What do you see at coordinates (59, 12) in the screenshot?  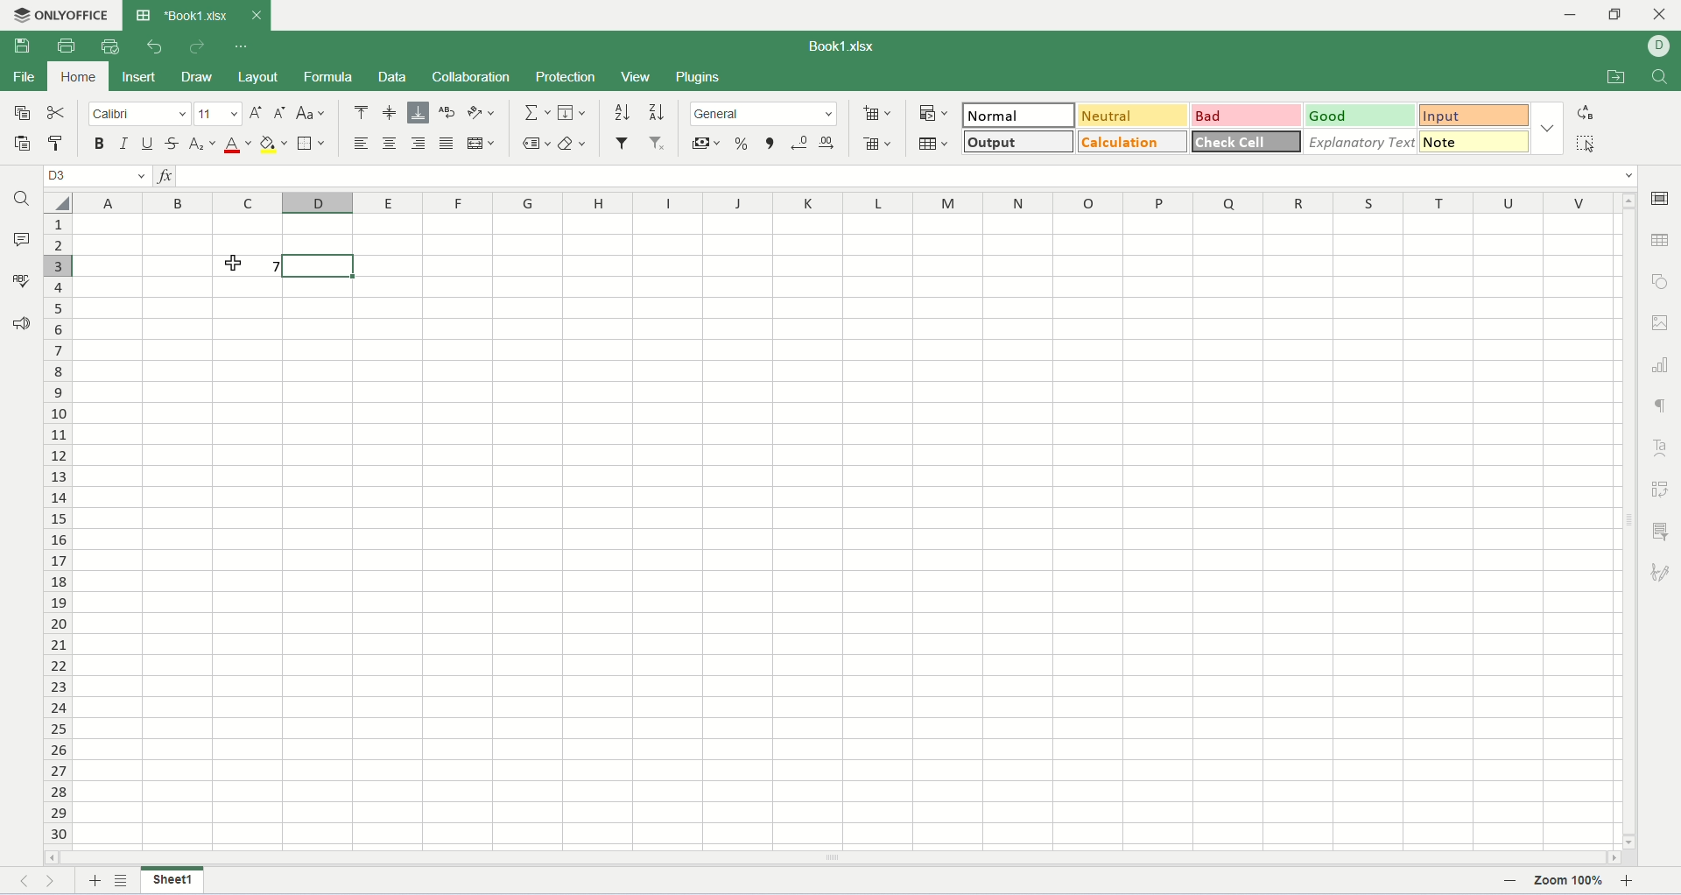 I see `onlyoffice` at bounding box center [59, 12].